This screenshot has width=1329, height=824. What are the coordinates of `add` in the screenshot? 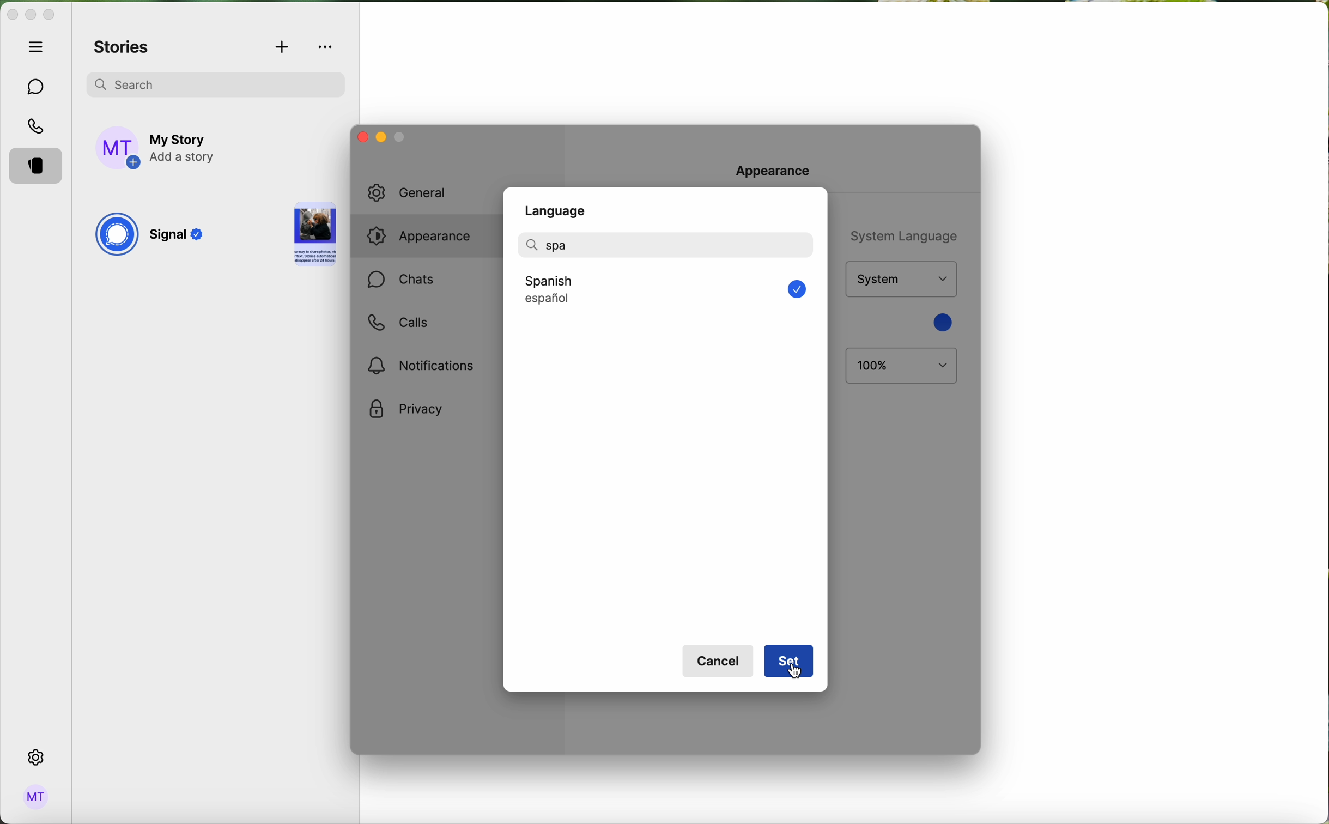 It's located at (283, 48).